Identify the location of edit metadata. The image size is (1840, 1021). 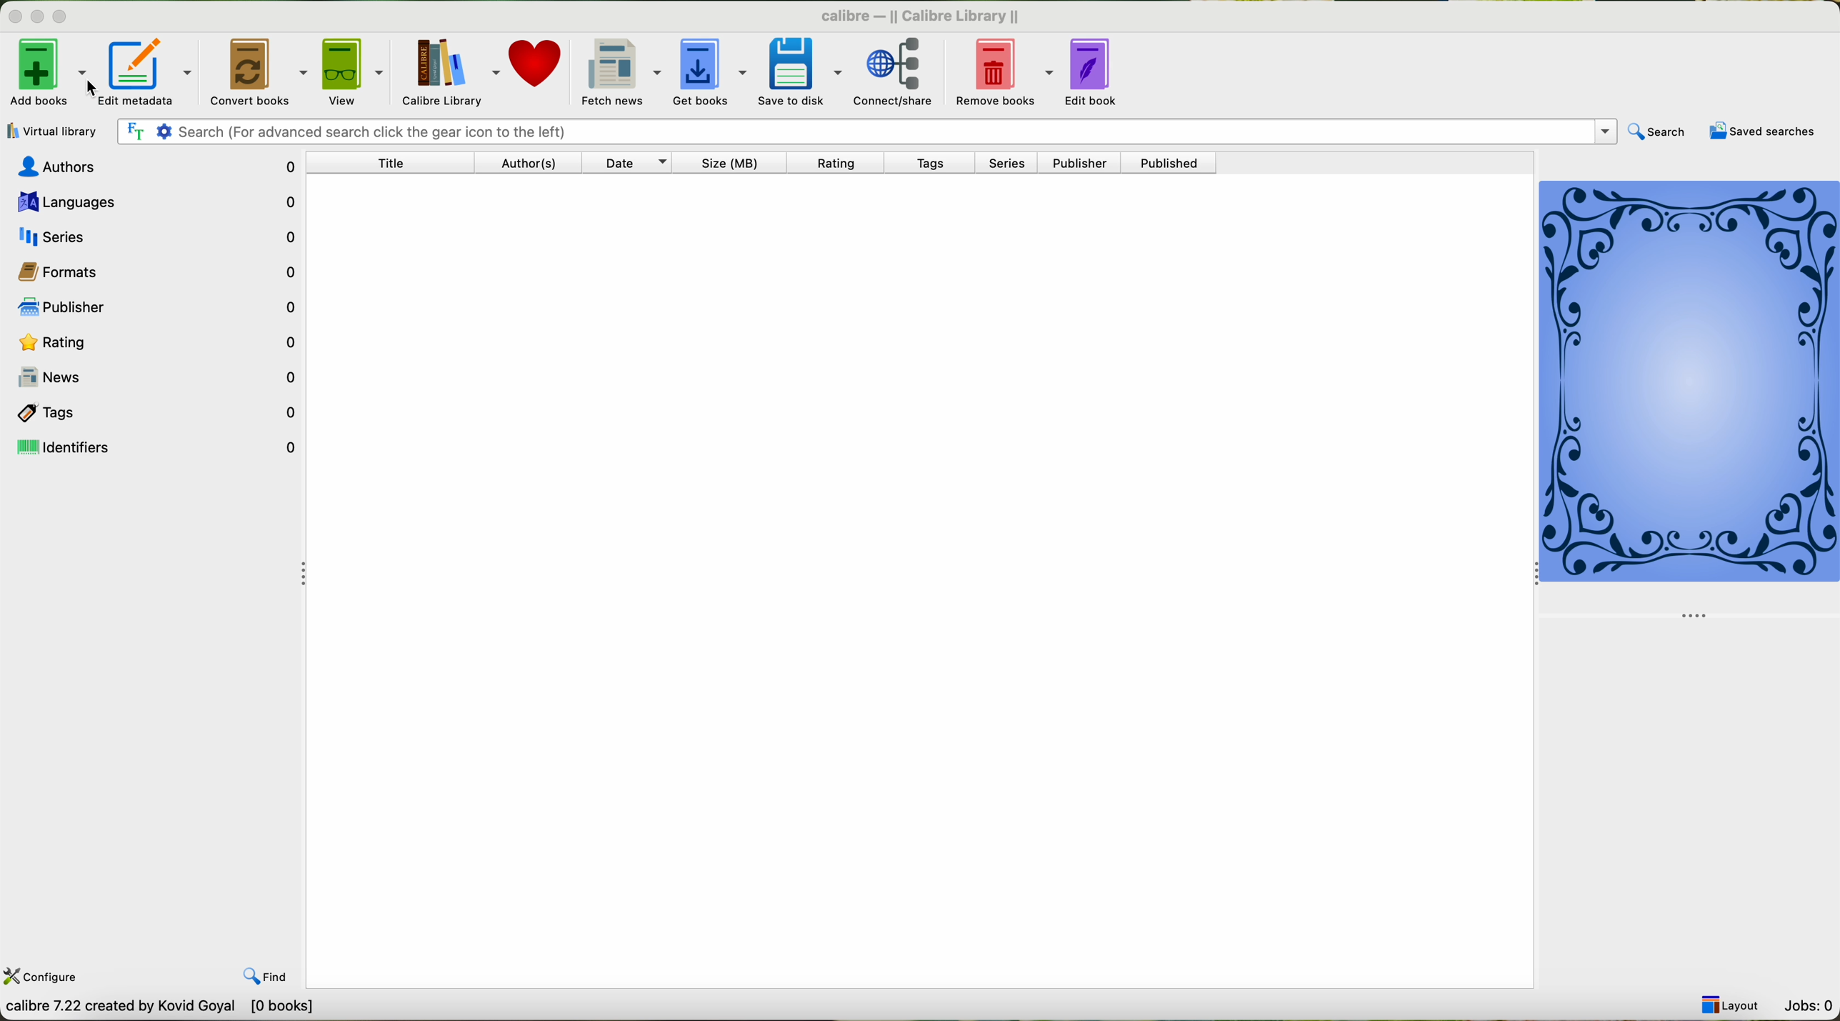
(146, 70).